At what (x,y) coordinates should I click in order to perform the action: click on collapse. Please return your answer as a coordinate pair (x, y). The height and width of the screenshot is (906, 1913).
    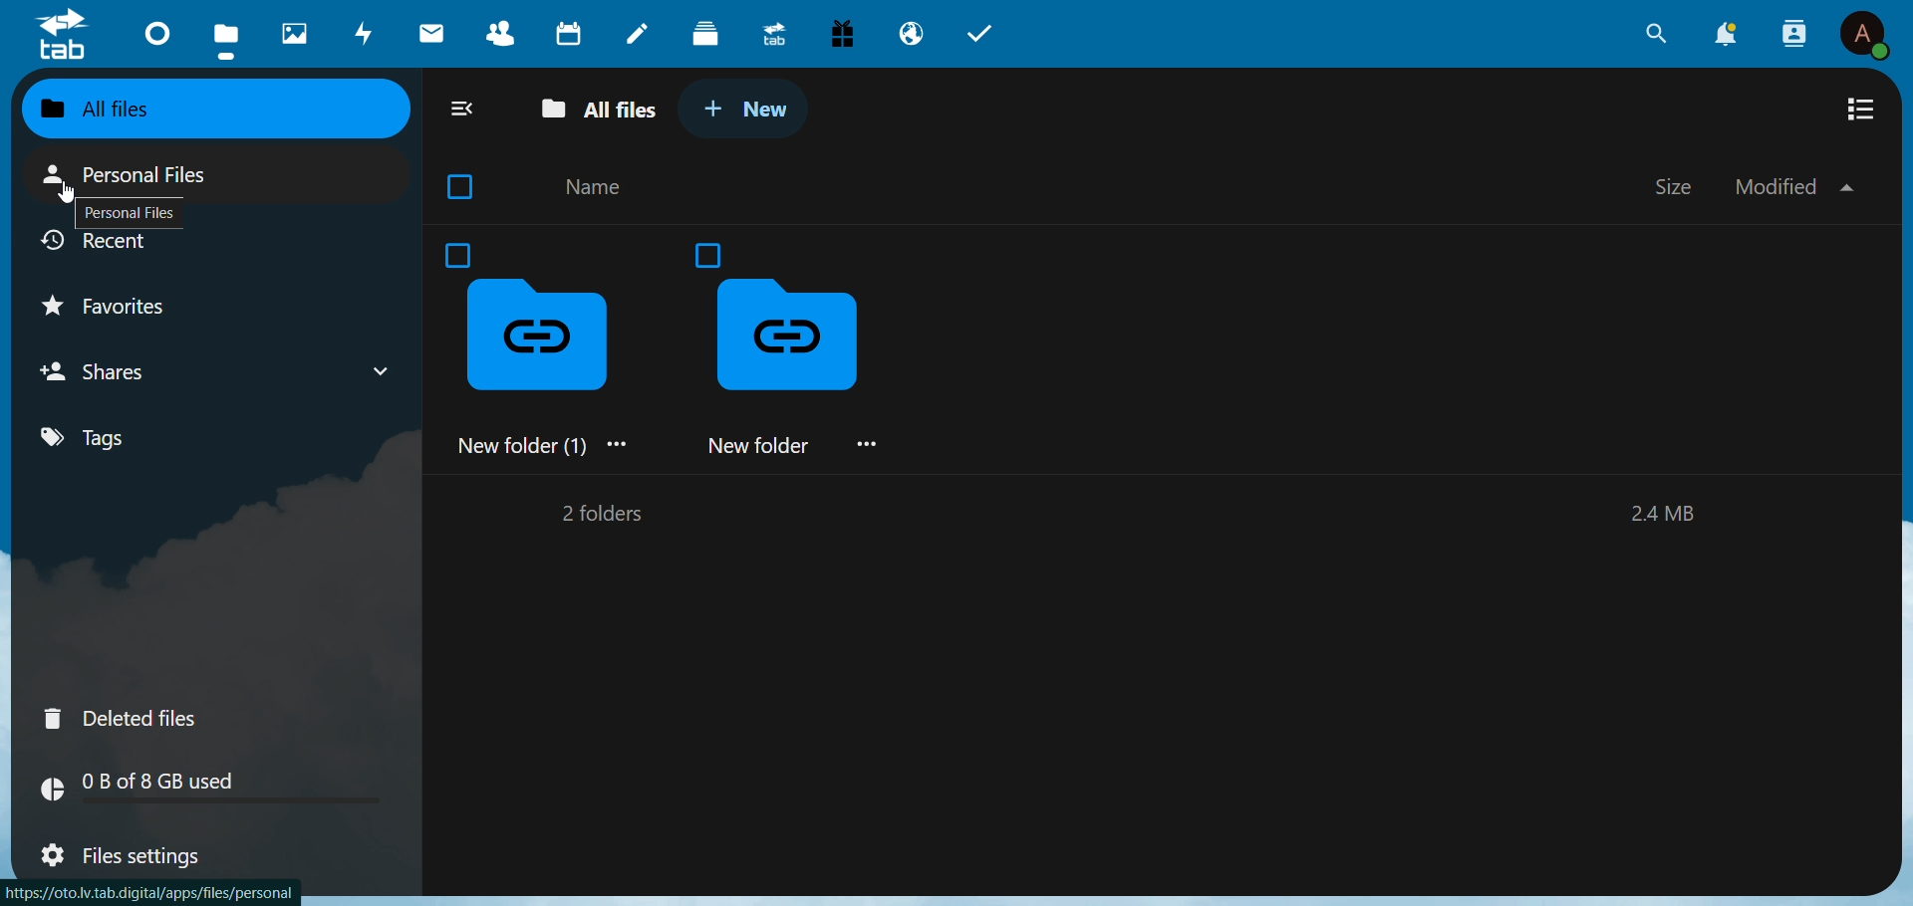
    Looking at the image, I should click on (466, 110).